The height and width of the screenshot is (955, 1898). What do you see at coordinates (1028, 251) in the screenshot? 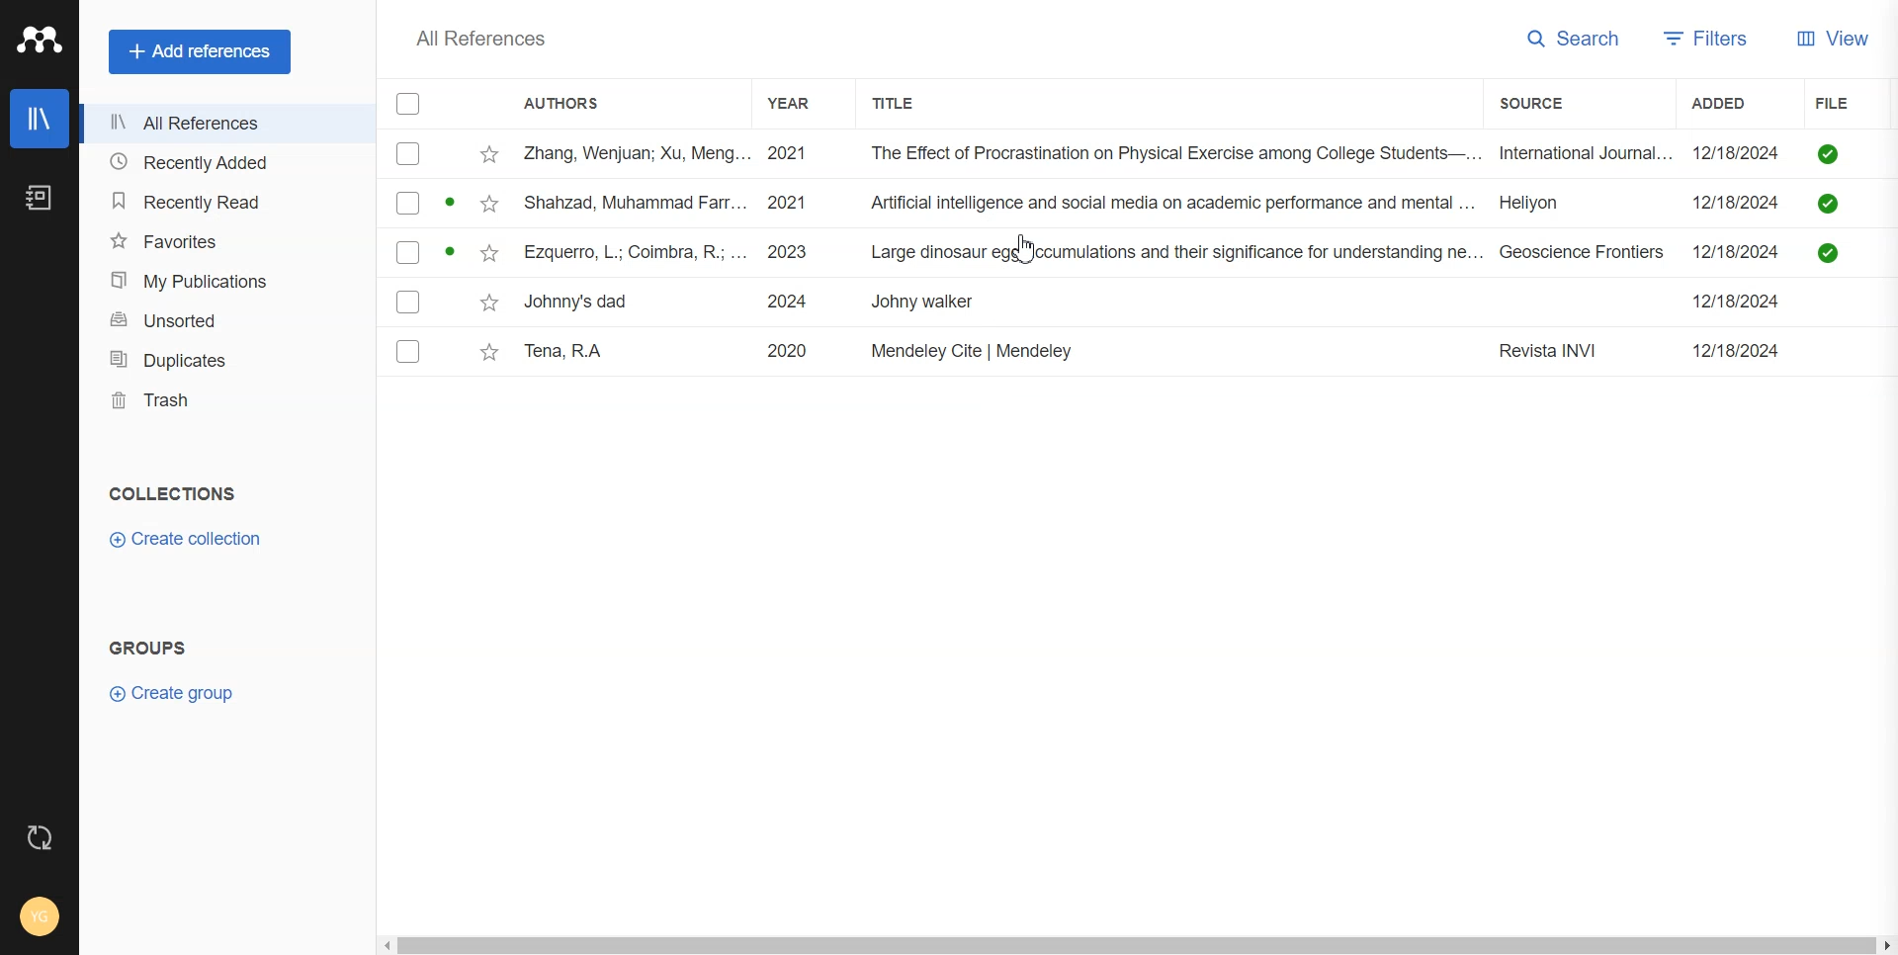
I see `Cursor` at bounding box center [1028, 251].